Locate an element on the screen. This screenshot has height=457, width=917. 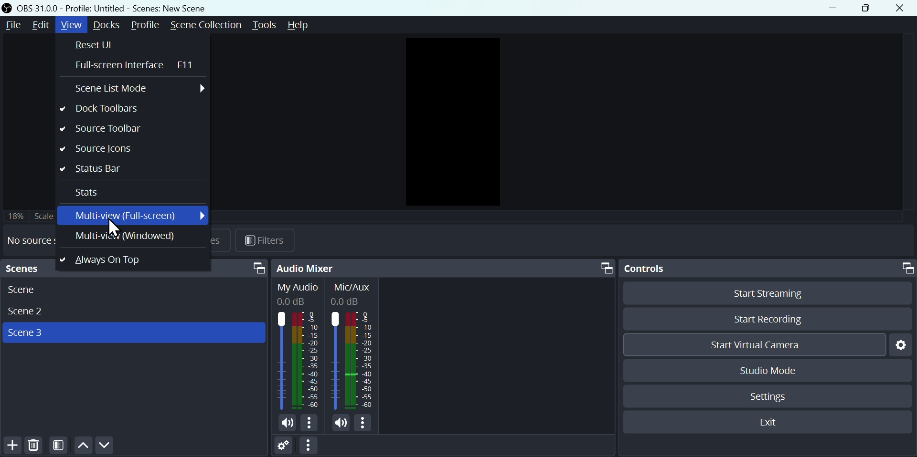
Studio mode is located at coordinates (765, 371).